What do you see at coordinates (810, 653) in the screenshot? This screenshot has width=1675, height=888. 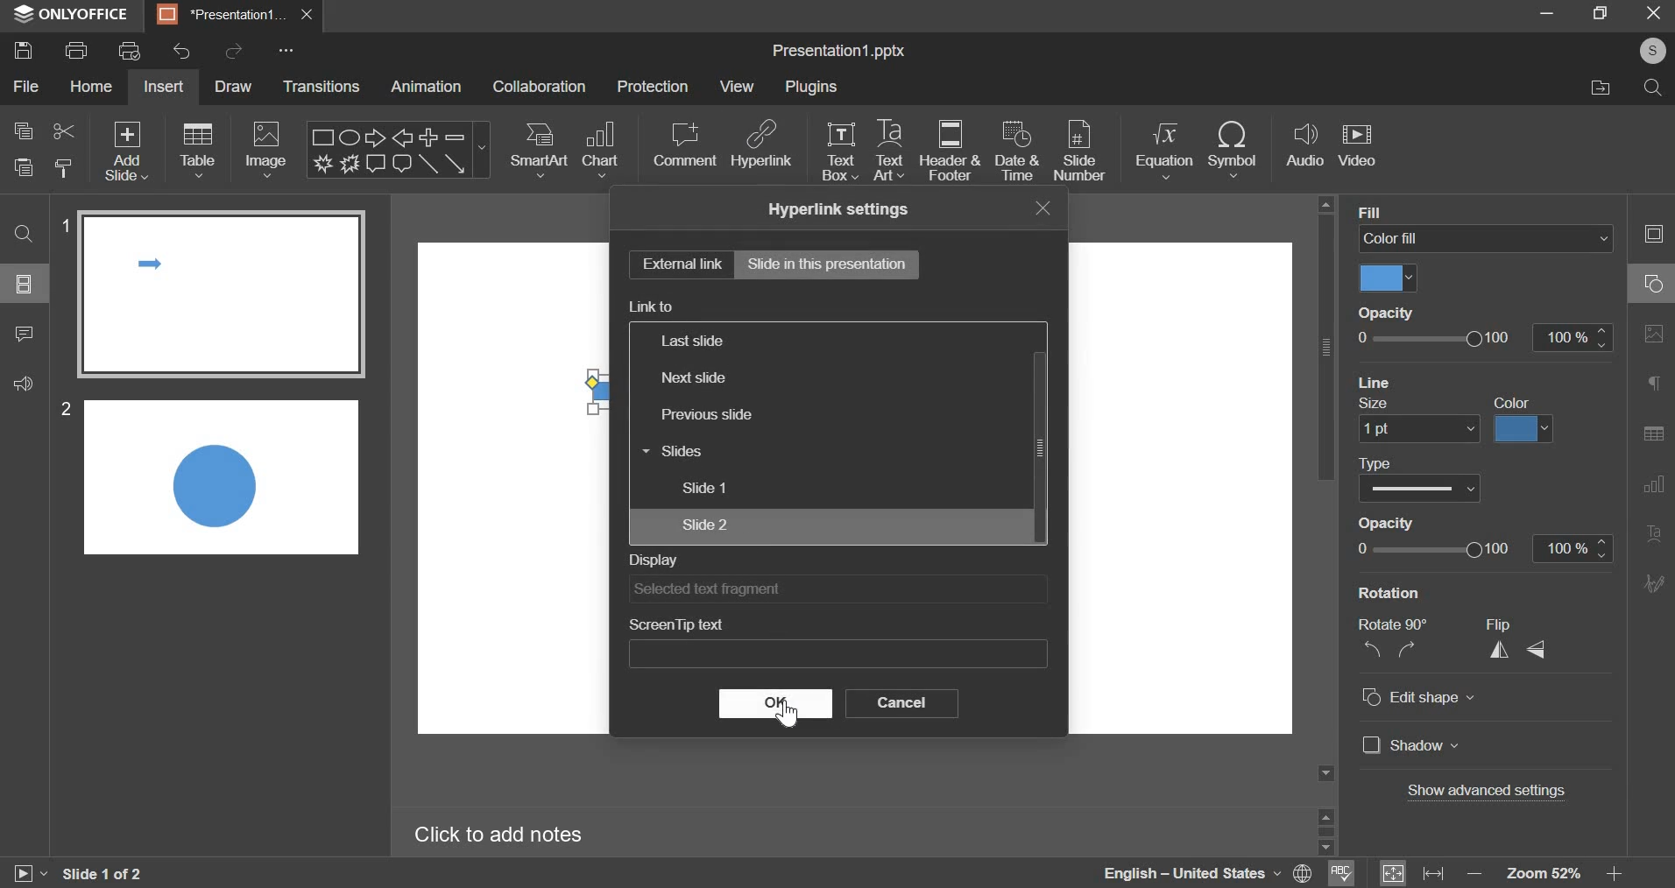 I see `input for screen tip text` at bounding box center [810, 653].